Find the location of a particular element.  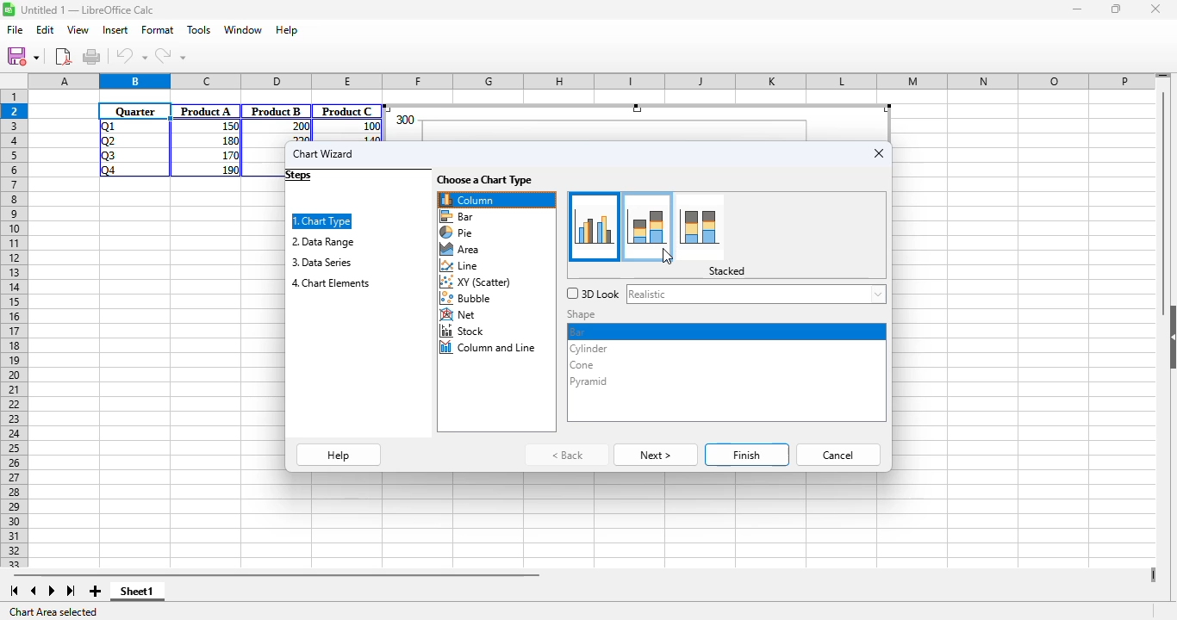

cylinder is located at coordinates (588, 349).